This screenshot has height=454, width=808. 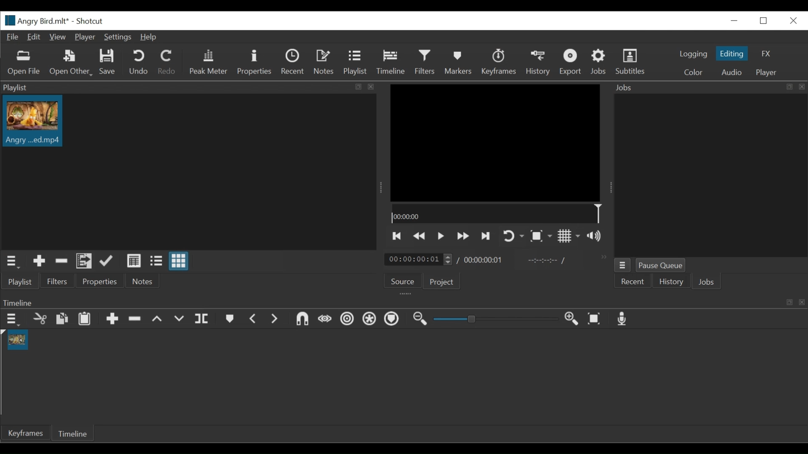 I want to click on Media Viewer, so click(x=496, y=143).